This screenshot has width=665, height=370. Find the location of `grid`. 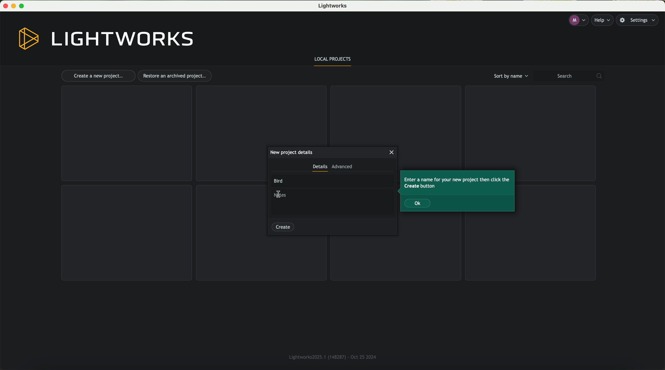

grid is located at coordinates (531, 247).